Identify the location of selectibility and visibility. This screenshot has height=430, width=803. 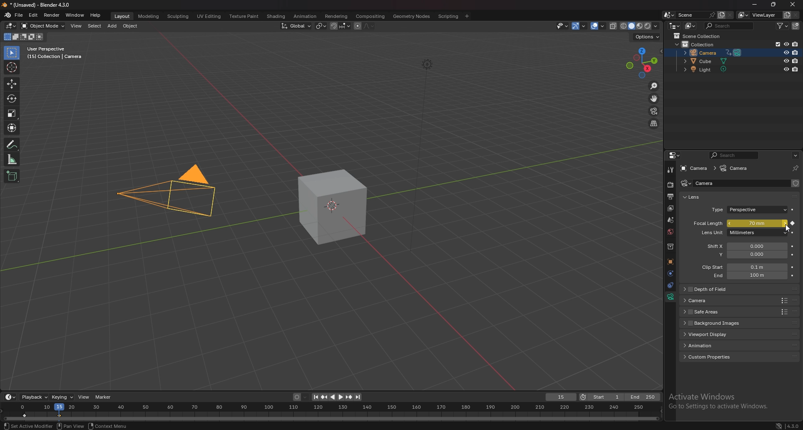
(562, 26).